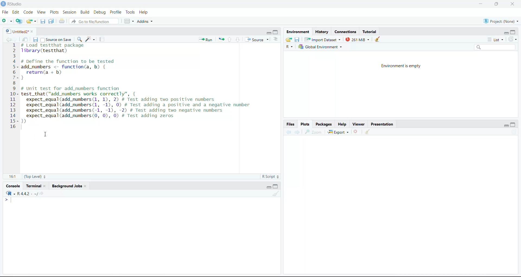 The width and height of the screenshot is (521, 277). What do you see at coordinates (14, 87) in the screenshot?
I see `Numbering line` at bounding box center [14, 87].